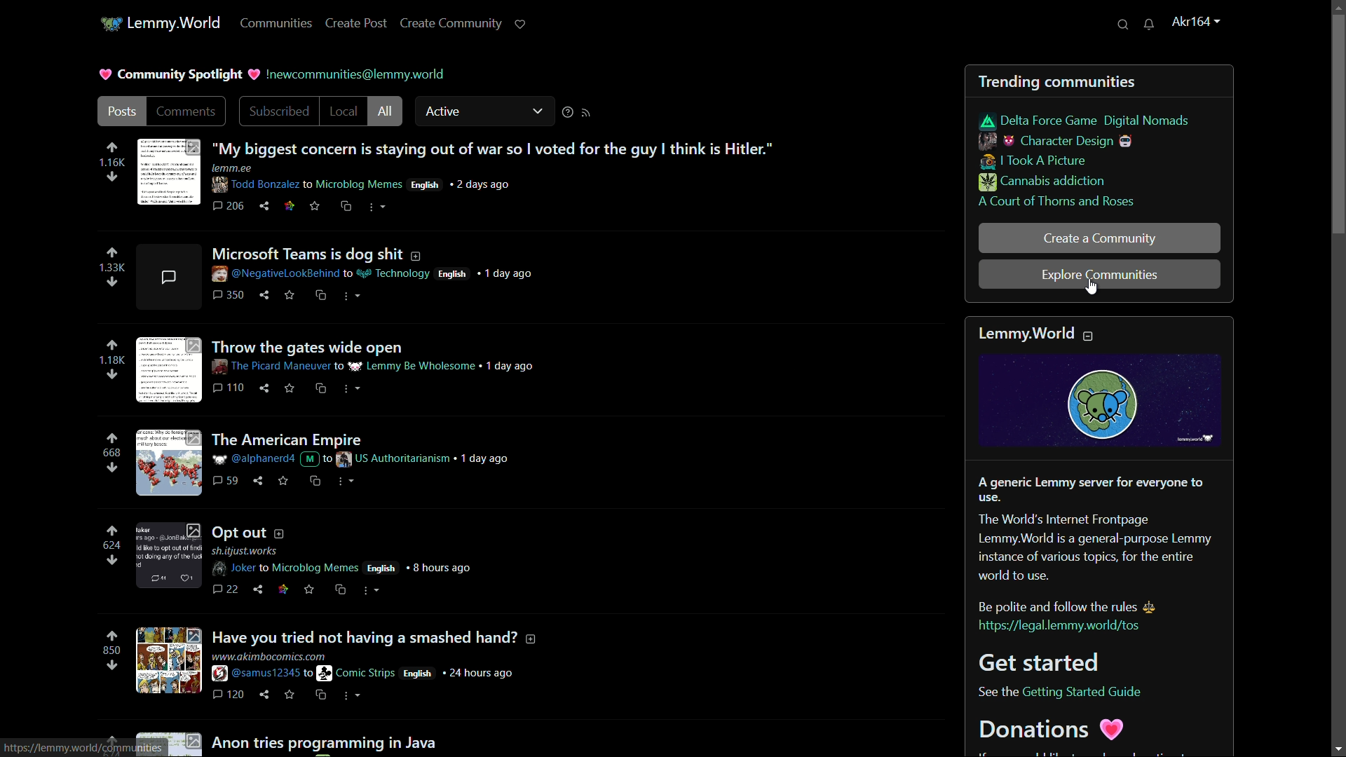  What do you see at coordinates (283, 585) in the screenshot?
I see `link` at bounding box center [283, 585].